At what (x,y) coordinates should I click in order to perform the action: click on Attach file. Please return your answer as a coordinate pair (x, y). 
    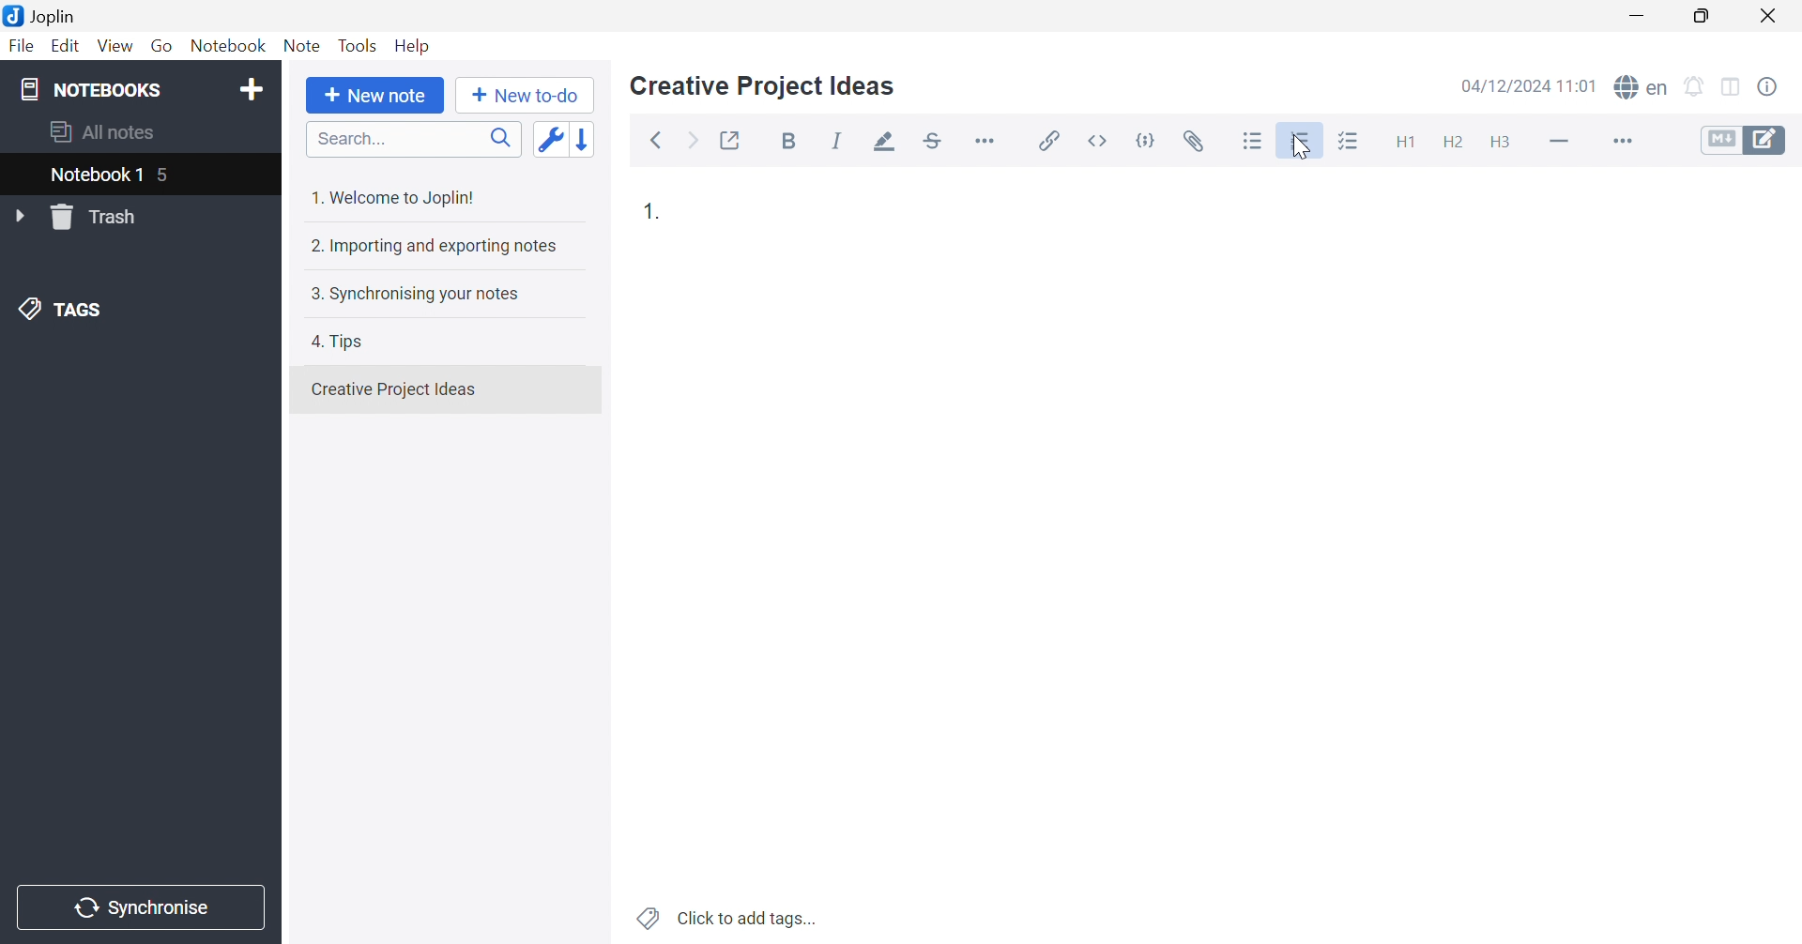
    Looking at the image, I should click on (1200, 143).